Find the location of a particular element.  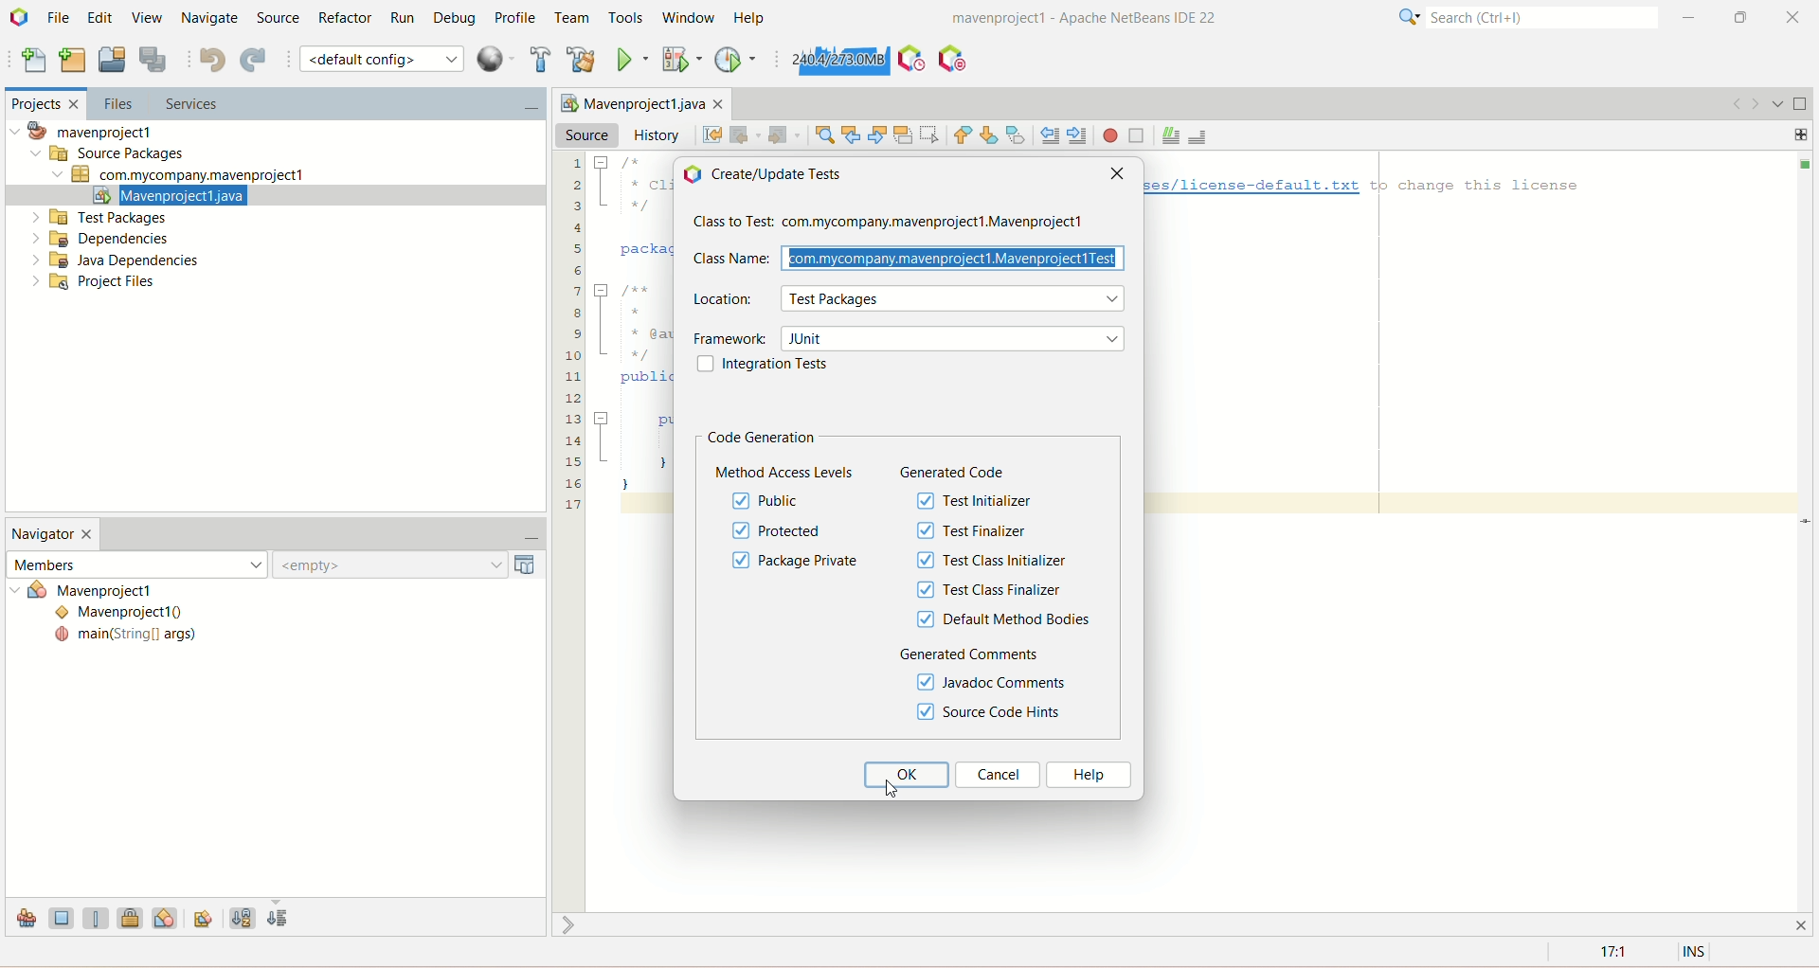

profile is located at coordinates (518, 17).